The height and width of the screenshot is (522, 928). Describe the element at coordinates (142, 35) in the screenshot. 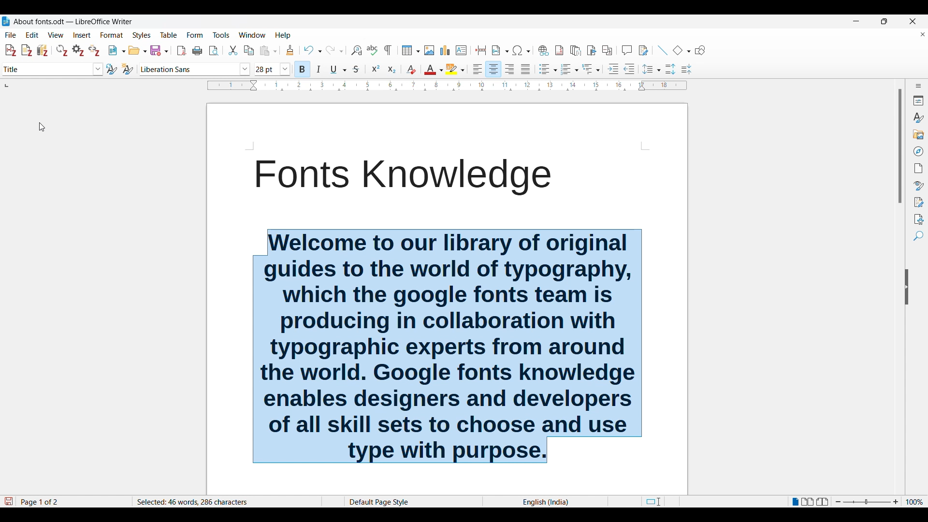

I see `Styles menu` at that location.